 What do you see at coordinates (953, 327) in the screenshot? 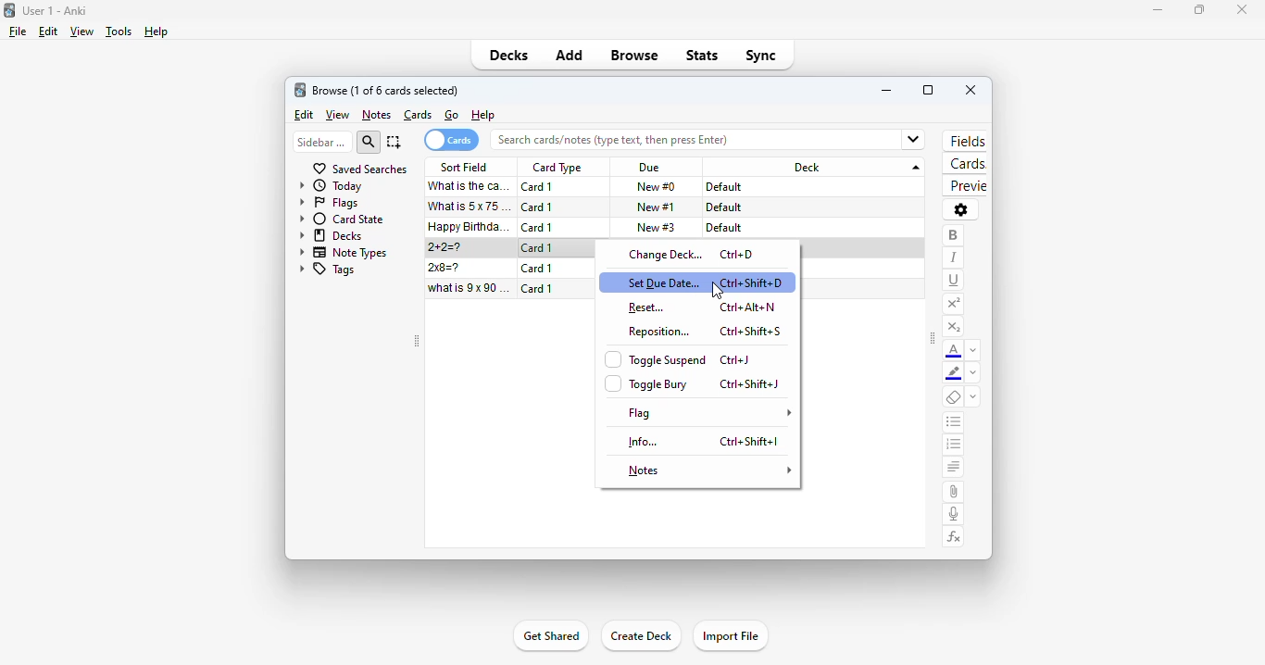
I see `subscript` at bounding box center [953, 327].